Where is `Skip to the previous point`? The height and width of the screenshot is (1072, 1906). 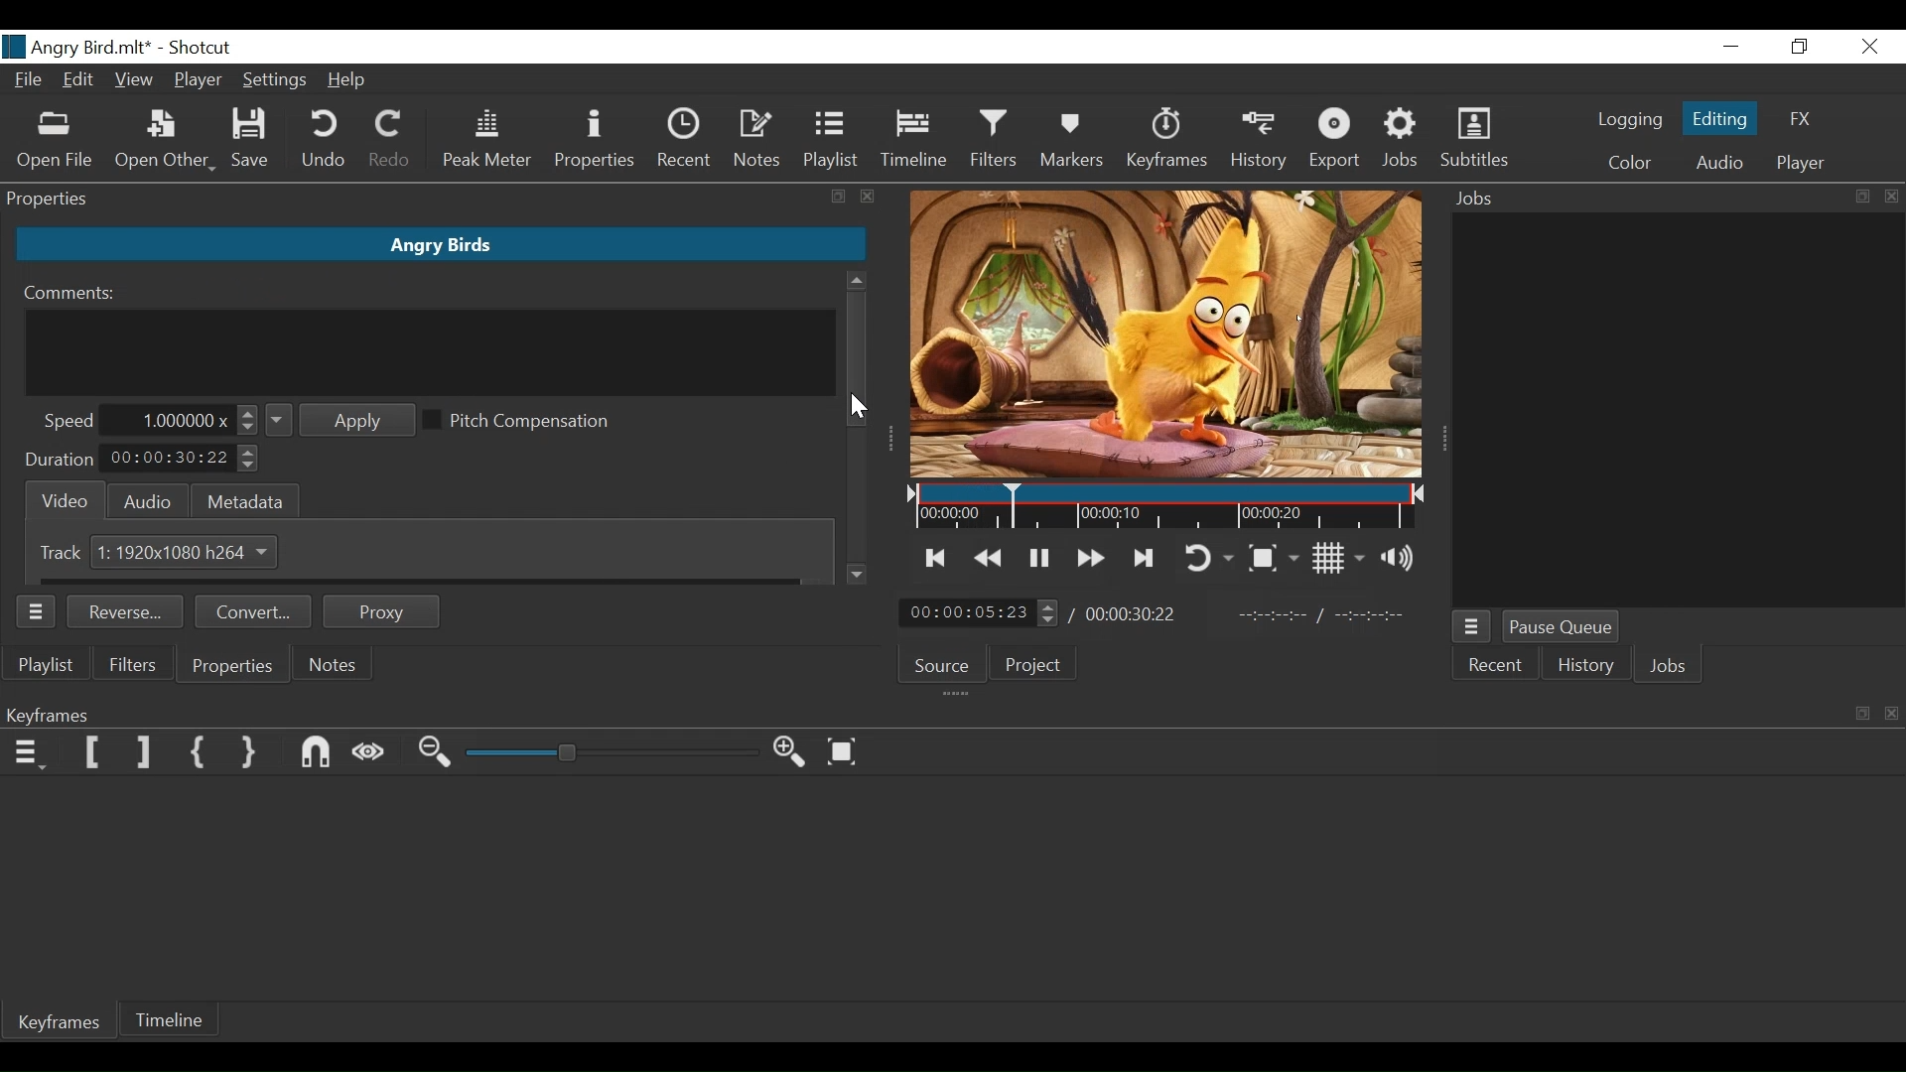 Skip to the previous point is located at coordinates (936, 559).